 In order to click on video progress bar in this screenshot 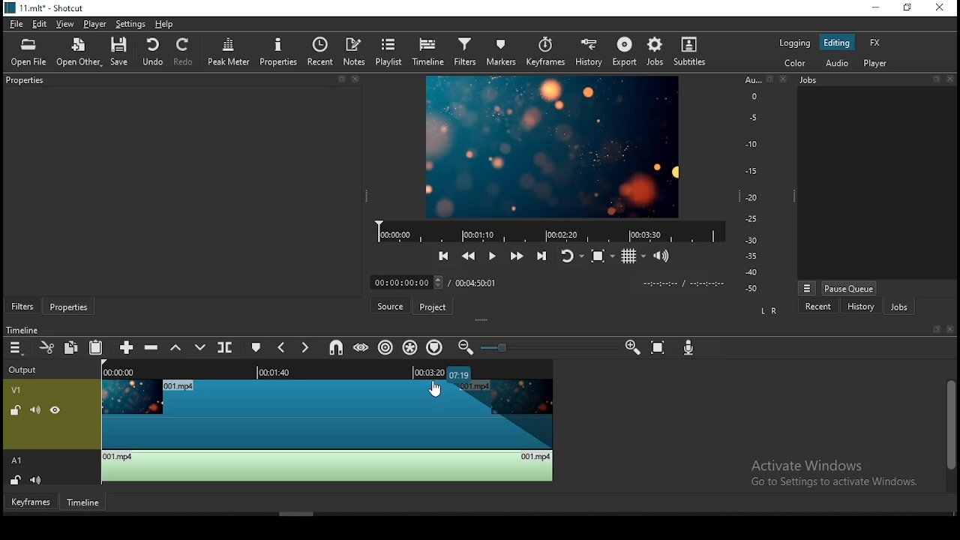, I will do `click(551, 232)`.